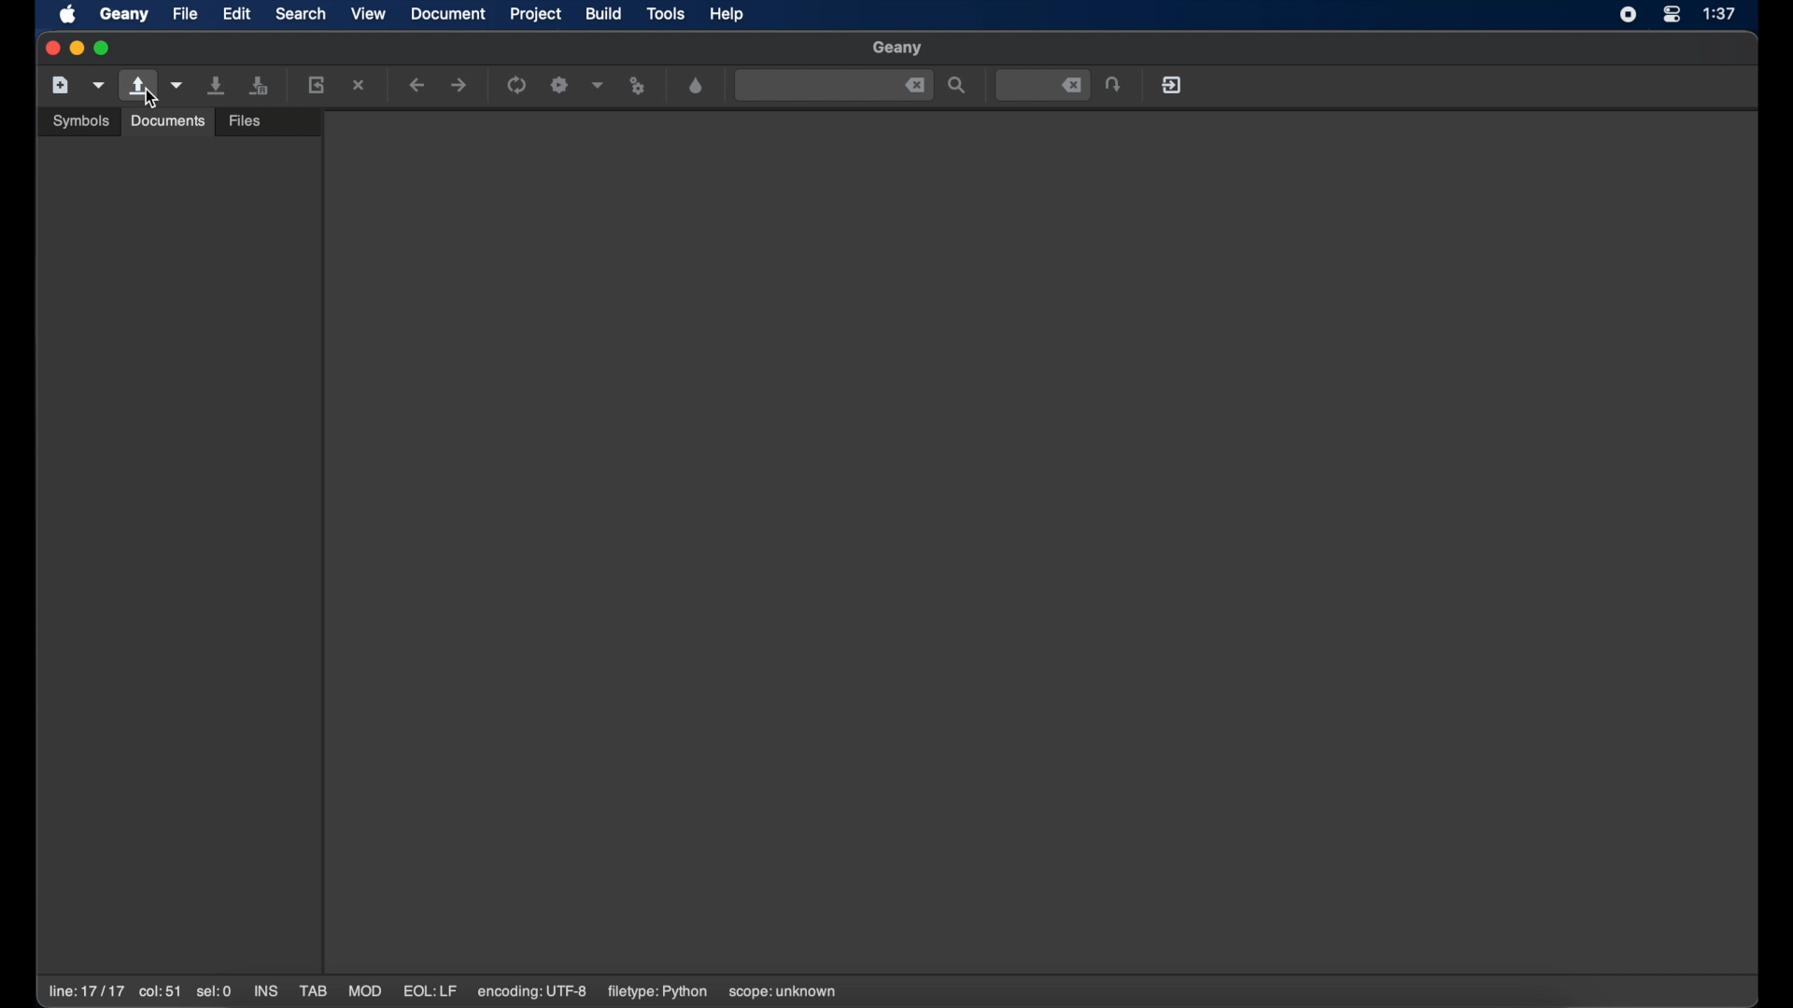 The height and width of the screenshot is (1008, 1793). What do you see at coordinates (77, 48) in the screenshot?
I see `minimize` at bounding box center [77, 48].